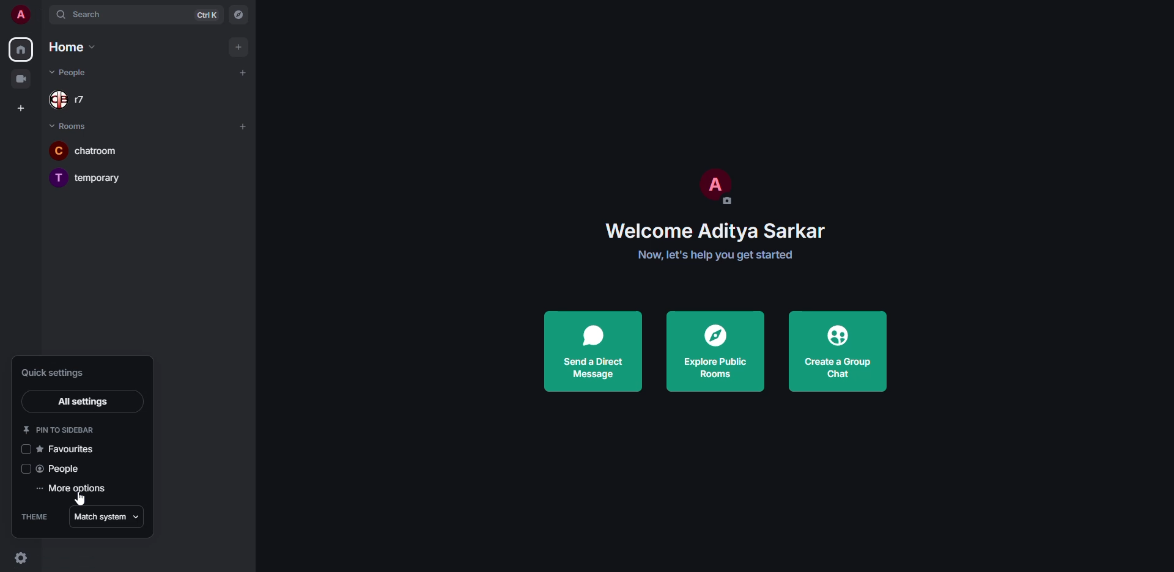 The image size is (1174, 572). What do you see at coordinates (27, 560) in the screenshot?
I see `quick settings` at bounding box center [27, 560].